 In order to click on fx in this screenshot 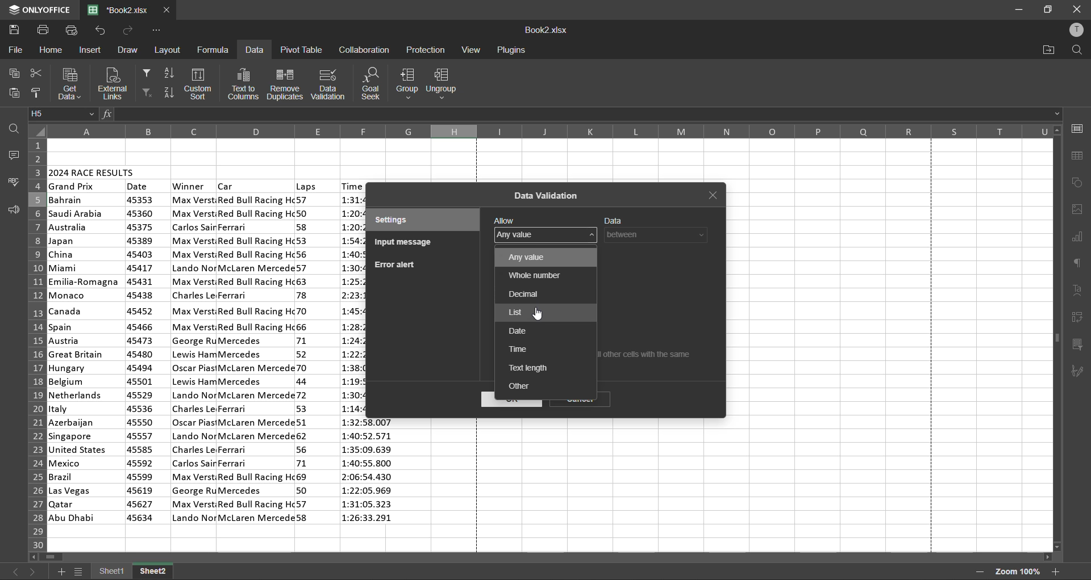, I will do `click(109, 116)`.